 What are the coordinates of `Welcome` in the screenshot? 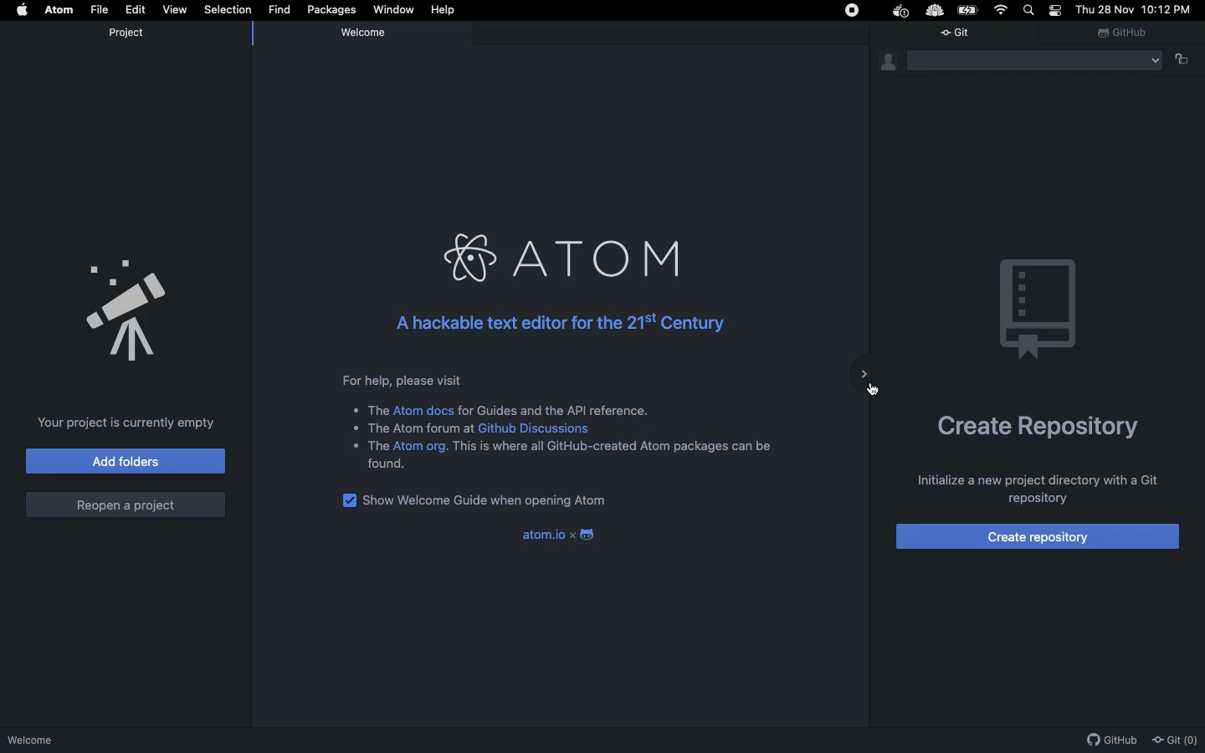 It's located at (79, 740).